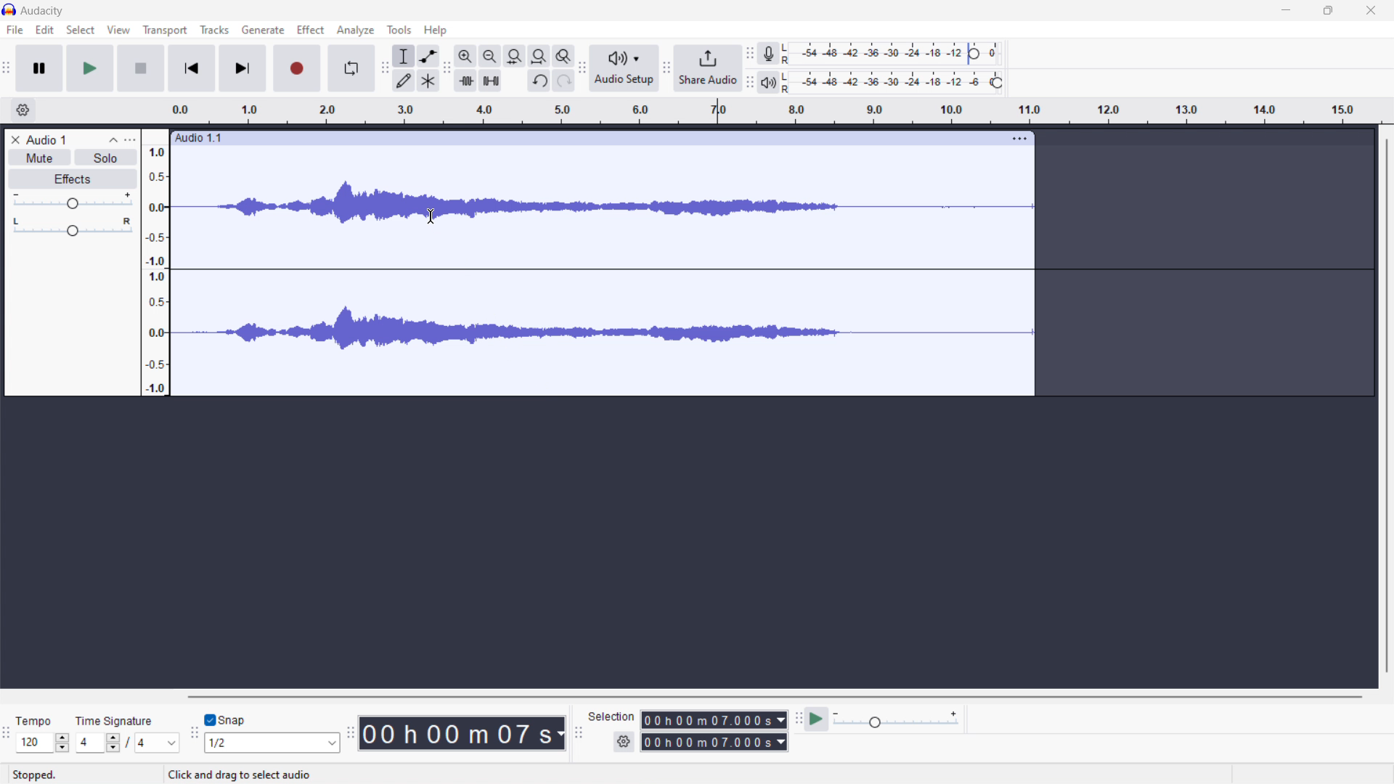 This screenshot has height=784, width=1394. Describe the element at coordinates (45, 29) in the screenshot. I see `edit` at that location.